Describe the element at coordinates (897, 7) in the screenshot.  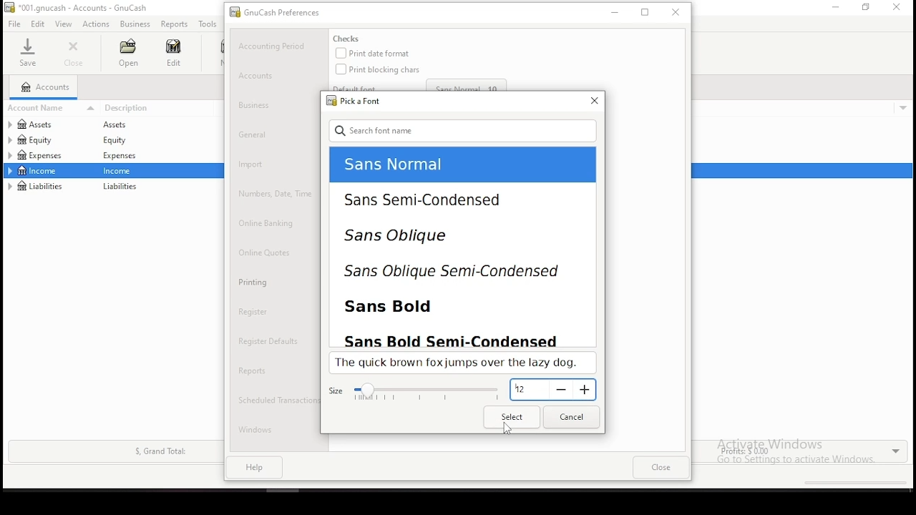
I see `close window` at that location.